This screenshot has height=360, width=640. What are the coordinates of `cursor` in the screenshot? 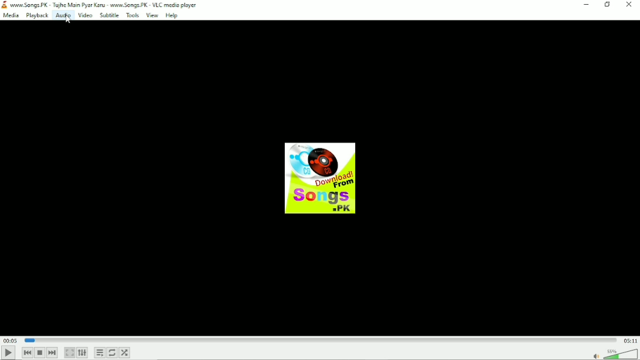 It's located at (67, 19).